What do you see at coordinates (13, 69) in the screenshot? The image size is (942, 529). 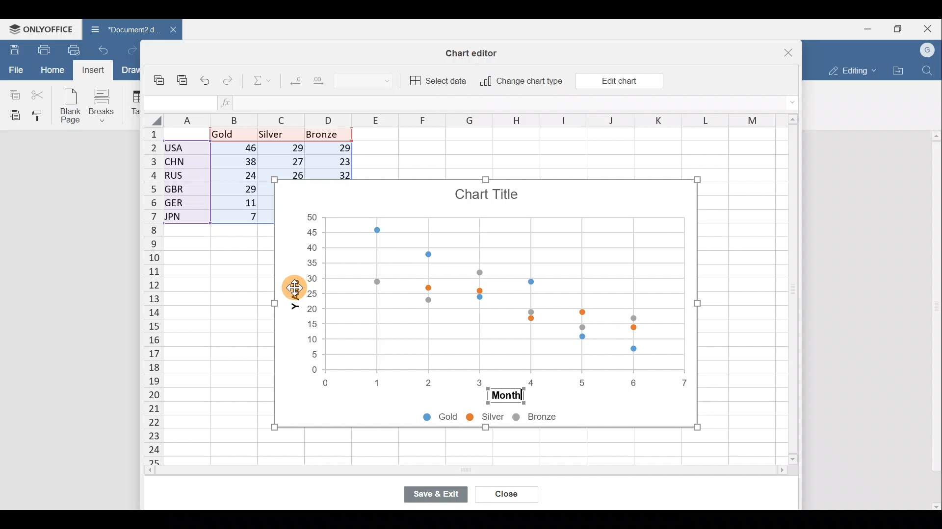 I see `File` at bounding box center [13, 69].